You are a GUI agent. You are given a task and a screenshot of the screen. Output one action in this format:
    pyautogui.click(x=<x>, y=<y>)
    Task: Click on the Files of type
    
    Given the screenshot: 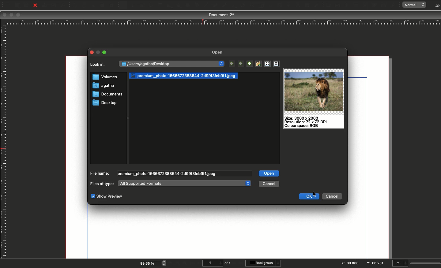 What is the action you would take?
    pyautogui.click(x=102, y=184)
    